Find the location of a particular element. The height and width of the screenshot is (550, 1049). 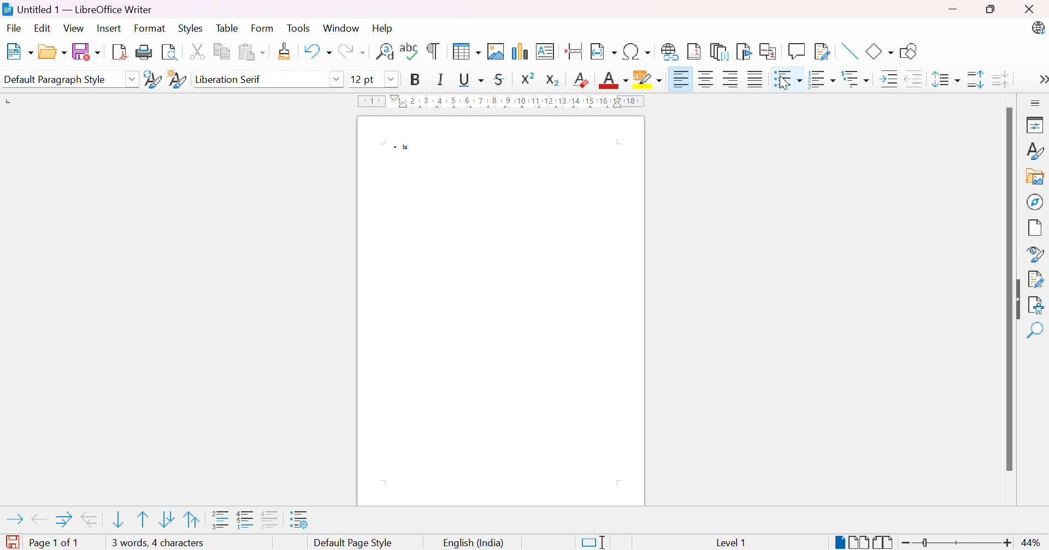

Align left is located at coordinates (731, 79).